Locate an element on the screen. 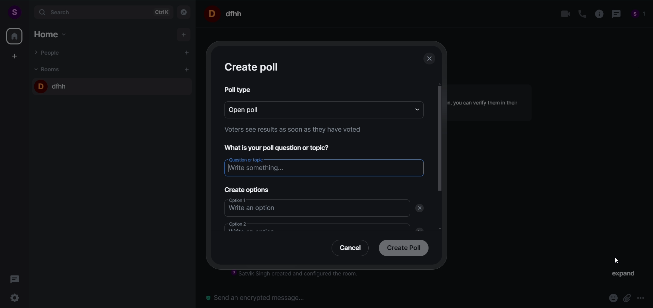 The height and width of the screenshot is (308, 653). explore room is located at coordinates (184, 12).